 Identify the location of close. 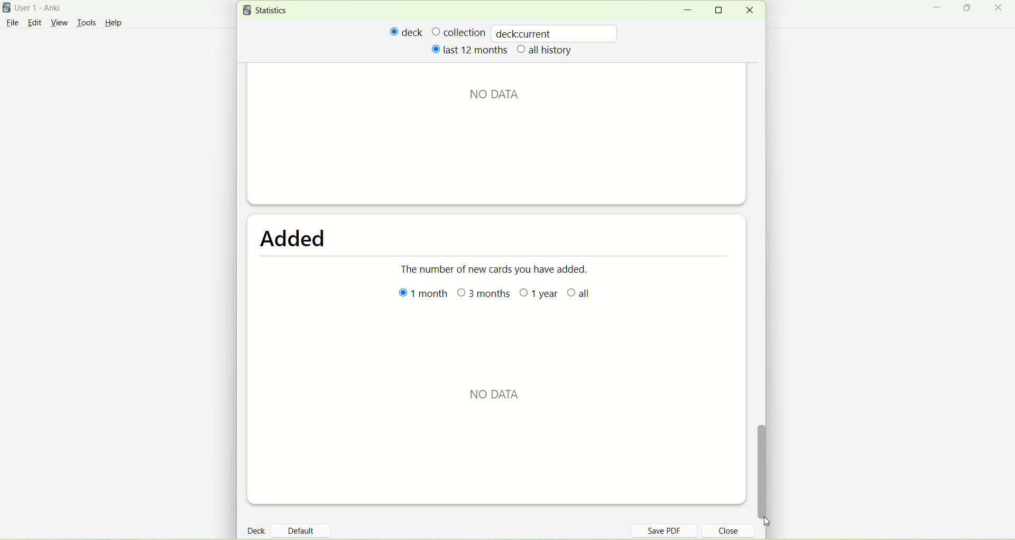
(1000, 8).